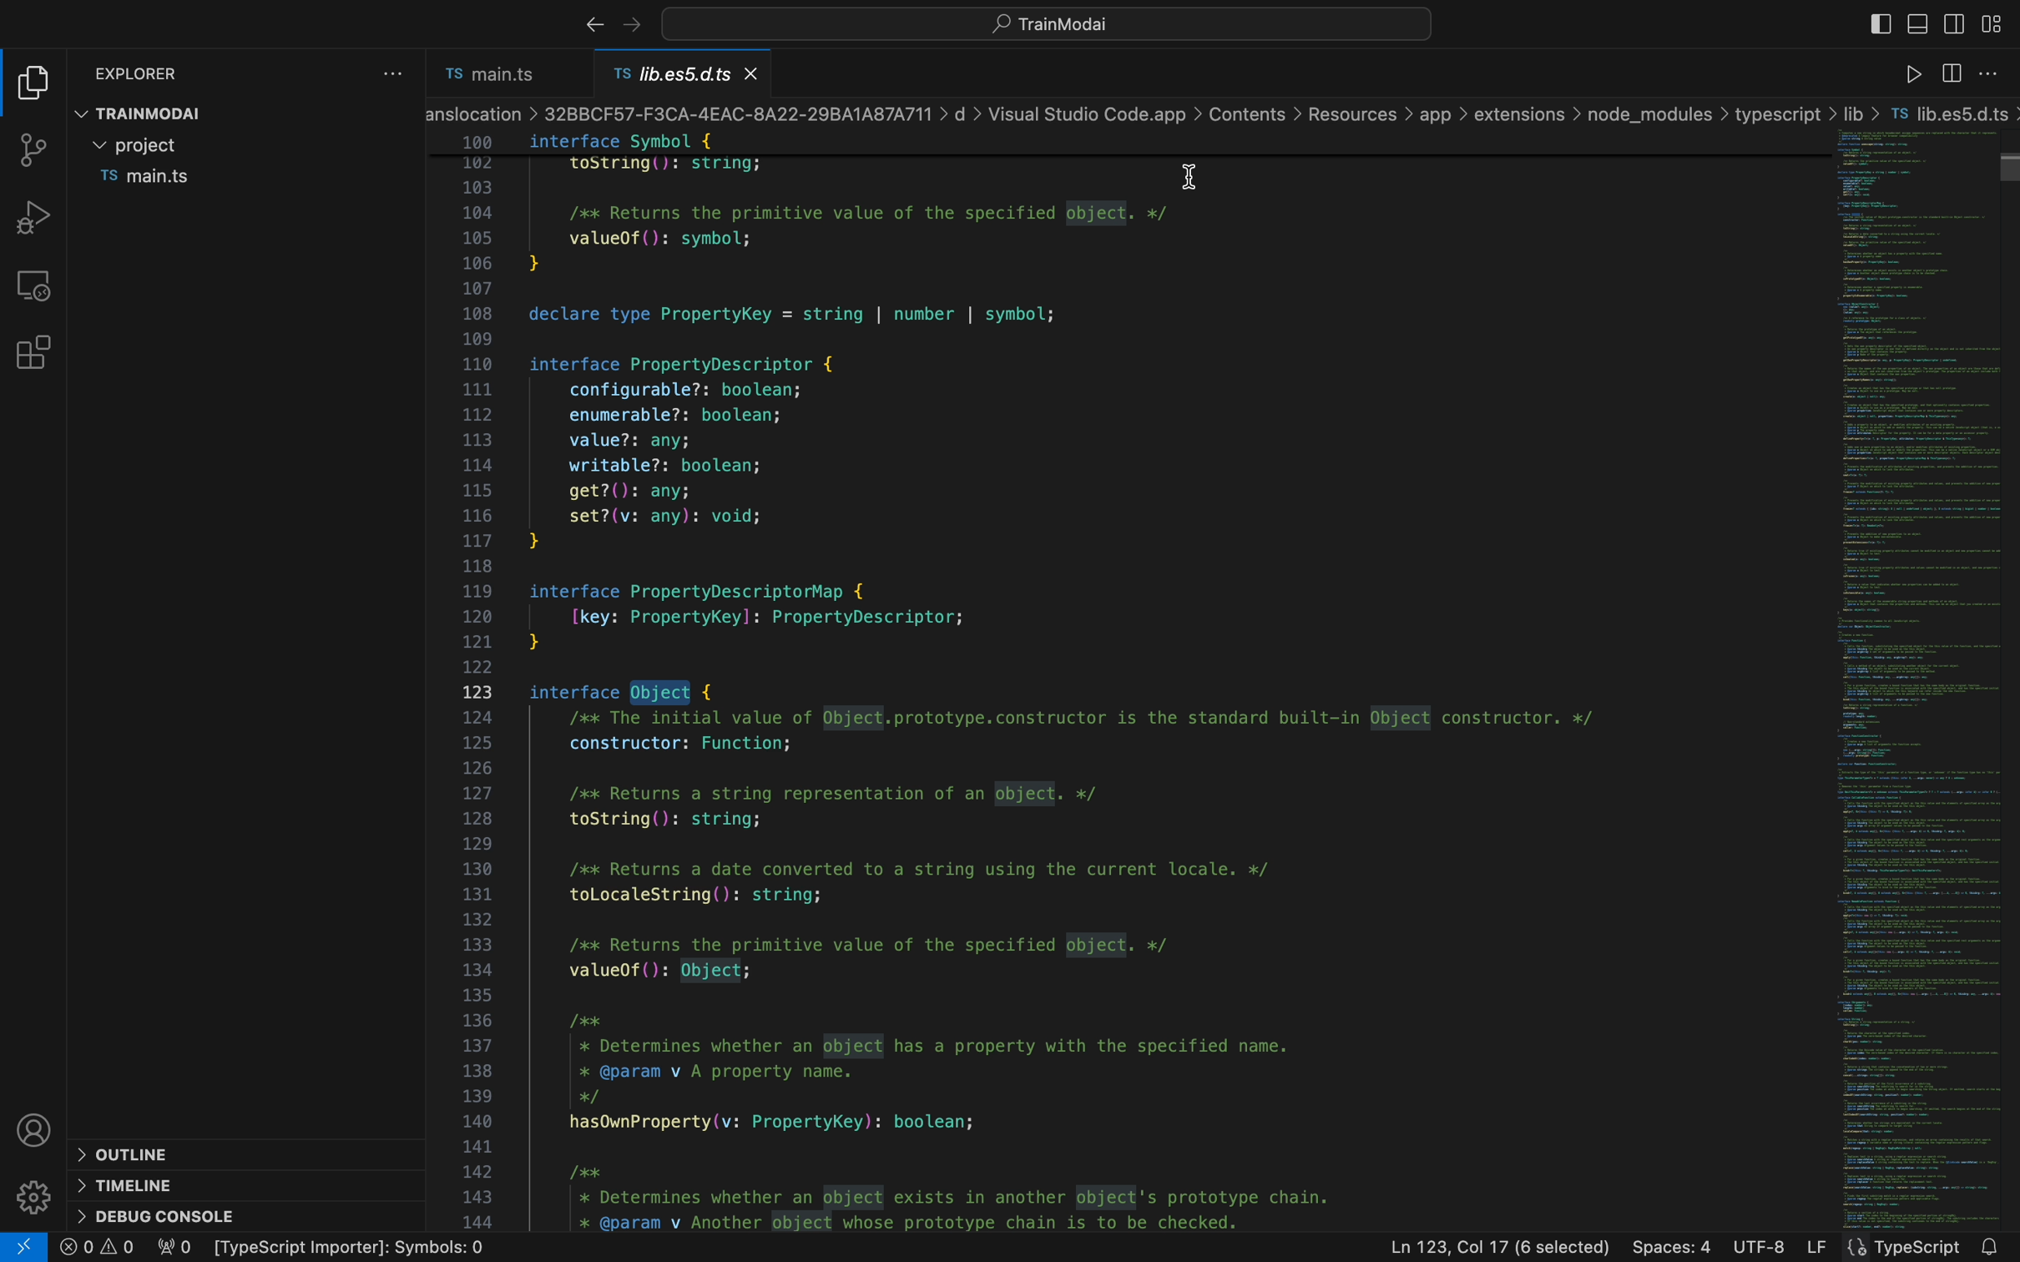  I want to click on layouts, so click(1996, 23).